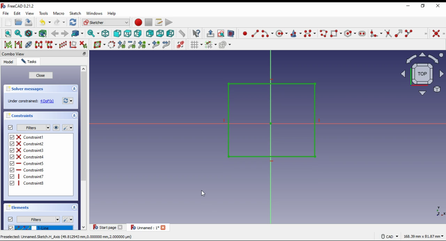 Image resolution: width=446 pixels, height=241 pixels. What do you see at coordinates (8, 22) in the screenshot?
I see `new` at bounding box center [8, 22].